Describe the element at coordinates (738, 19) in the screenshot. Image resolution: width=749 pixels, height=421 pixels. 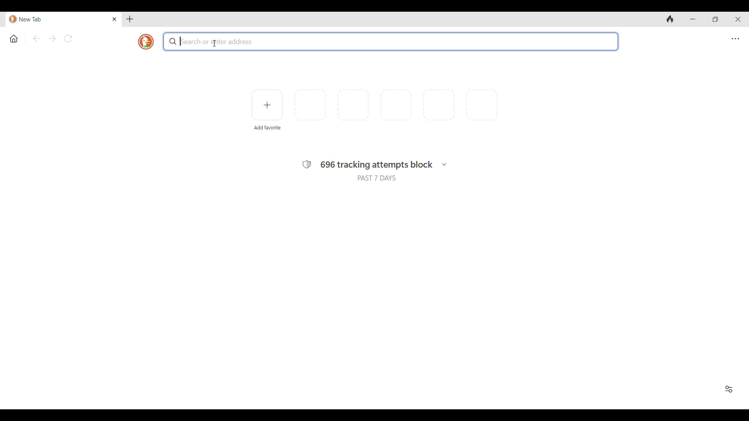
I see `Close interface` at that location.